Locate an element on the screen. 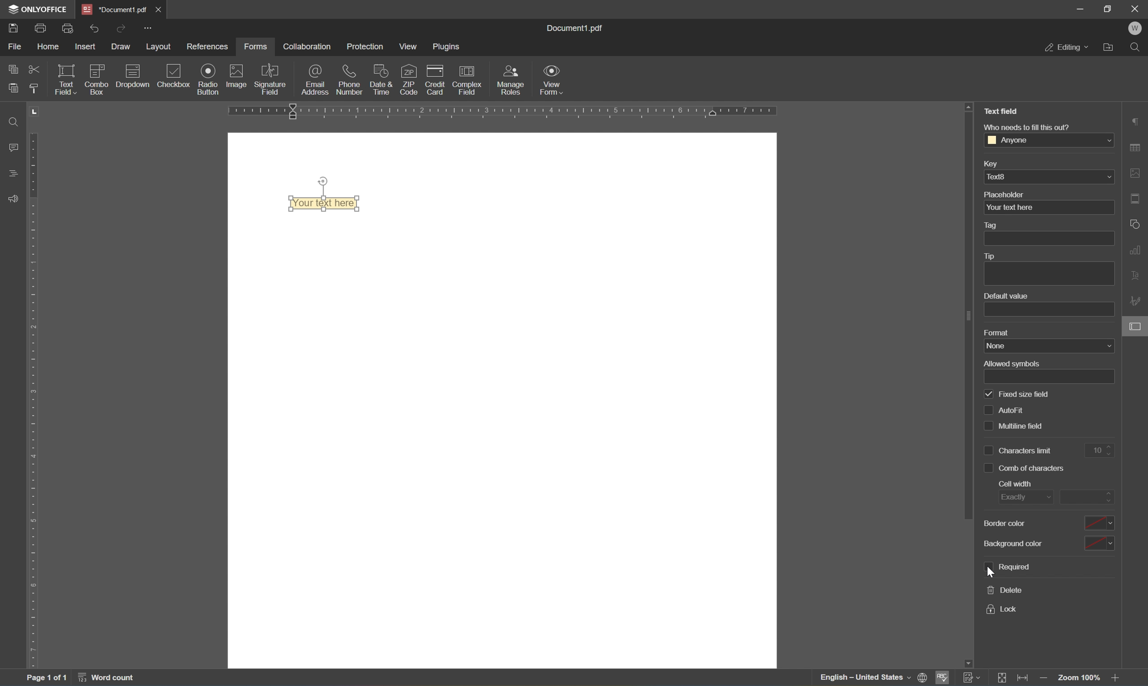 Image resolution: width=1148 pixels, height=686 pixels. tip is located at coordinates (993, 256).